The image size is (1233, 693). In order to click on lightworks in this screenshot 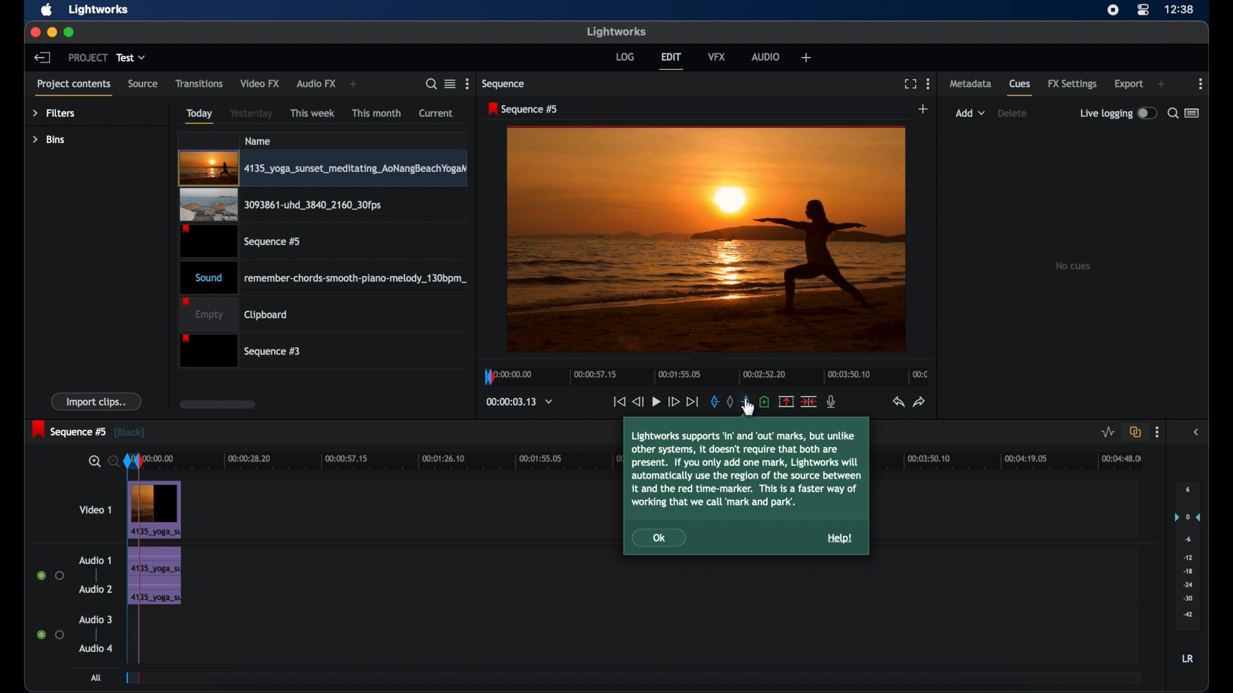, I will do `click(616, 31)`.